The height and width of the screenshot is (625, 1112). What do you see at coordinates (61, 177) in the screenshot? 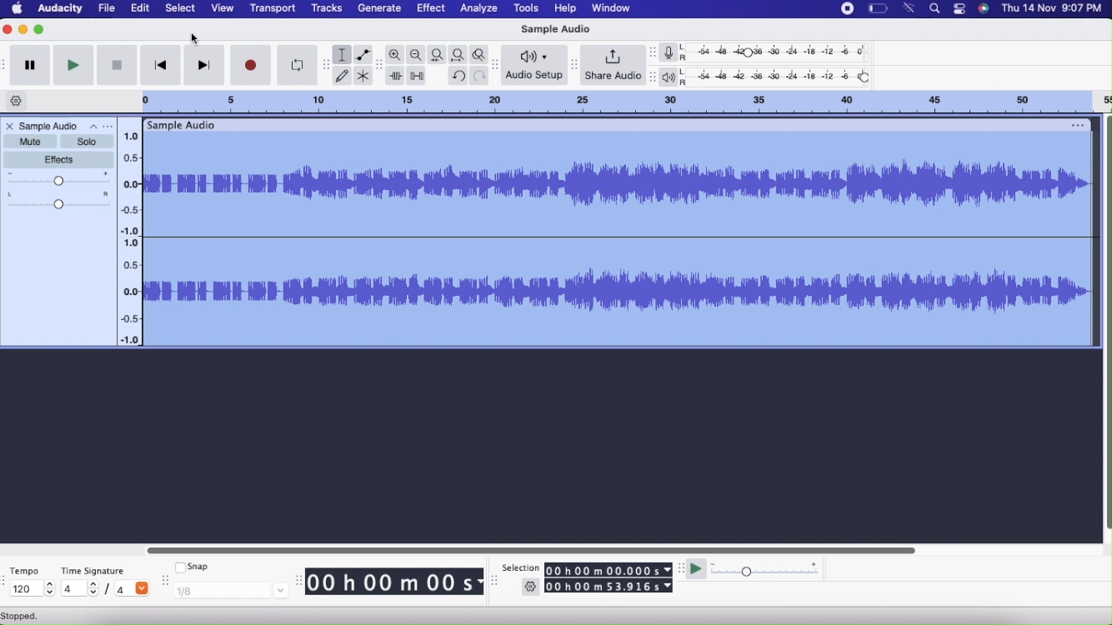
I see `Gain Slider` at bounding box center [61, 177].